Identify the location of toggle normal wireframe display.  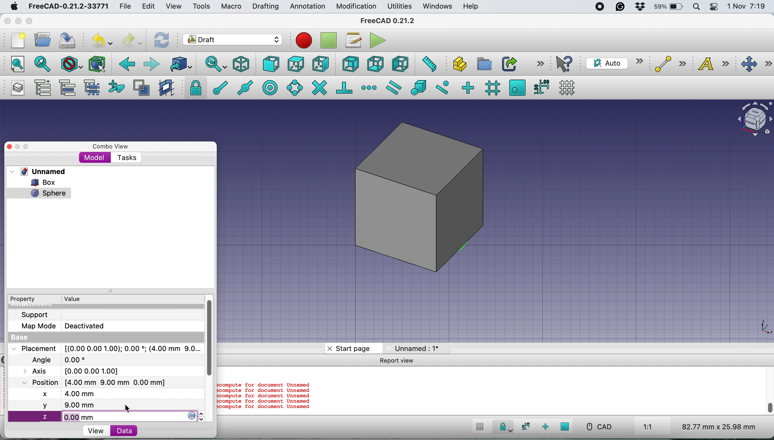
(142, 88).